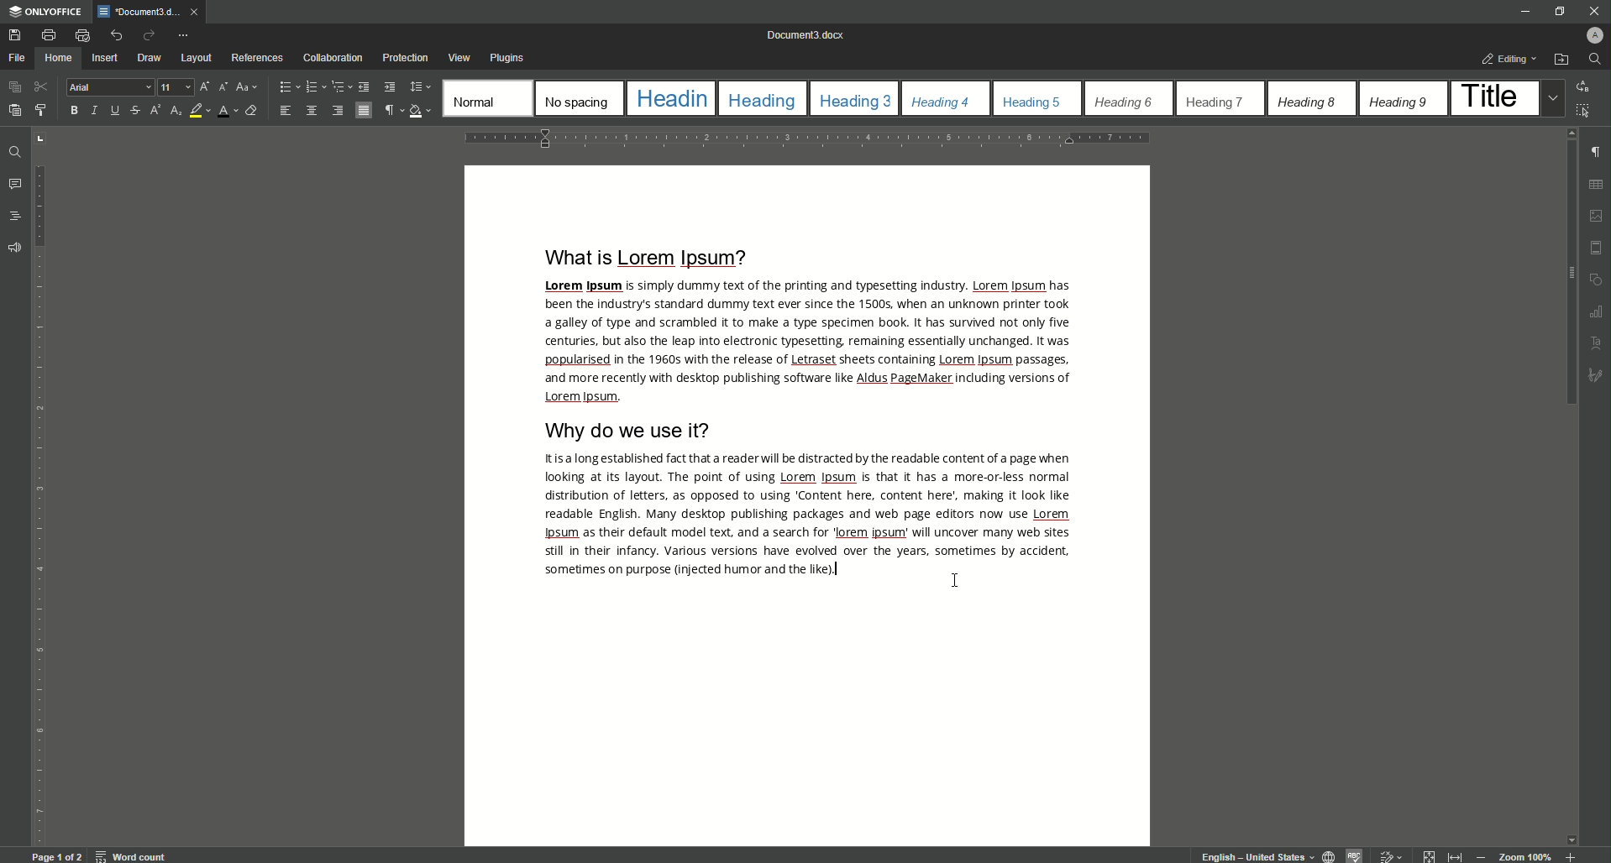 This screenshot has height=863, width=1611. I want to click on Quick Print, so click(78, 34).